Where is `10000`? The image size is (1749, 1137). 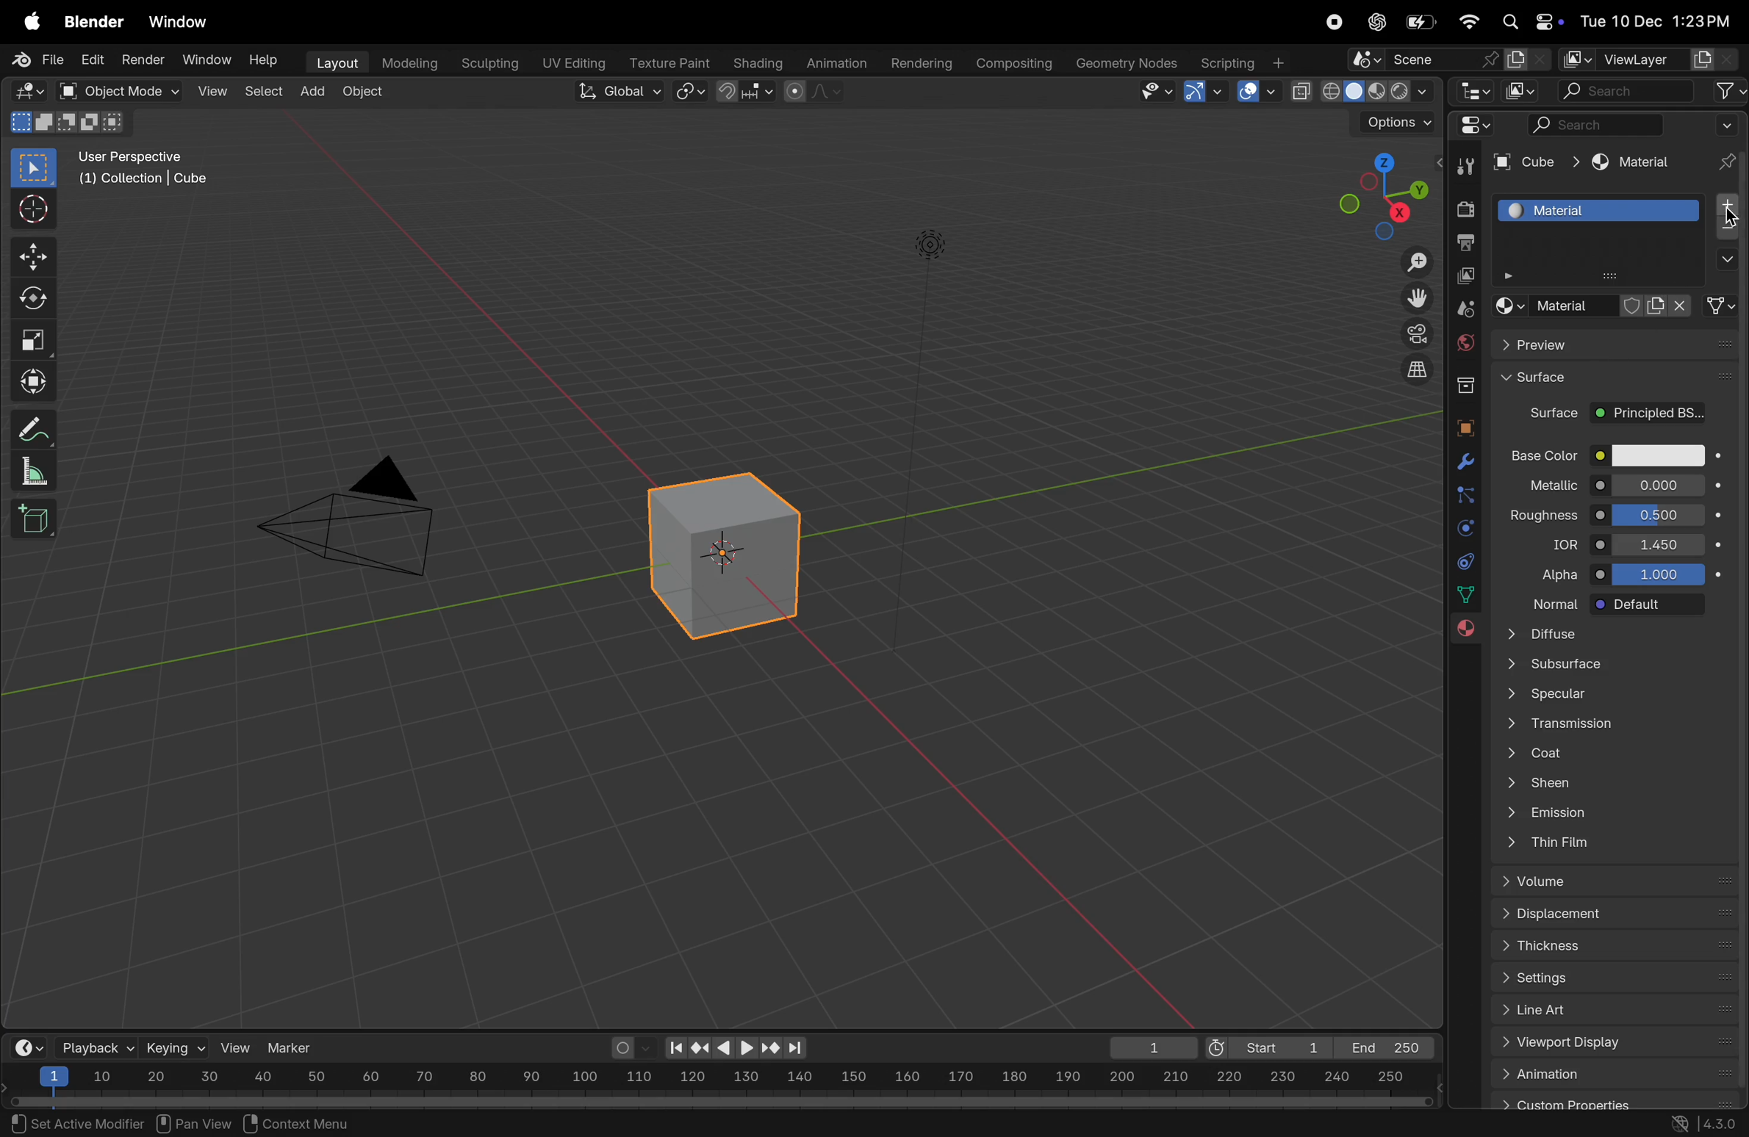 10000 is located at coordinates (1661, 574).